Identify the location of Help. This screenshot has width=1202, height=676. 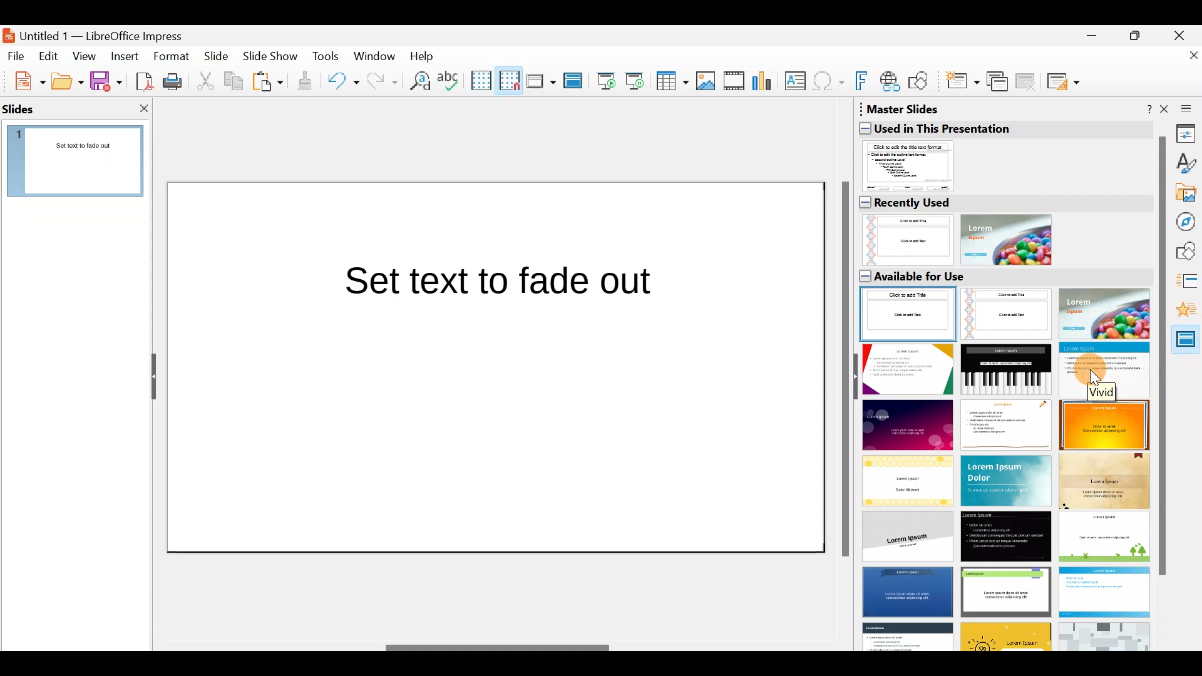
(424, 55).